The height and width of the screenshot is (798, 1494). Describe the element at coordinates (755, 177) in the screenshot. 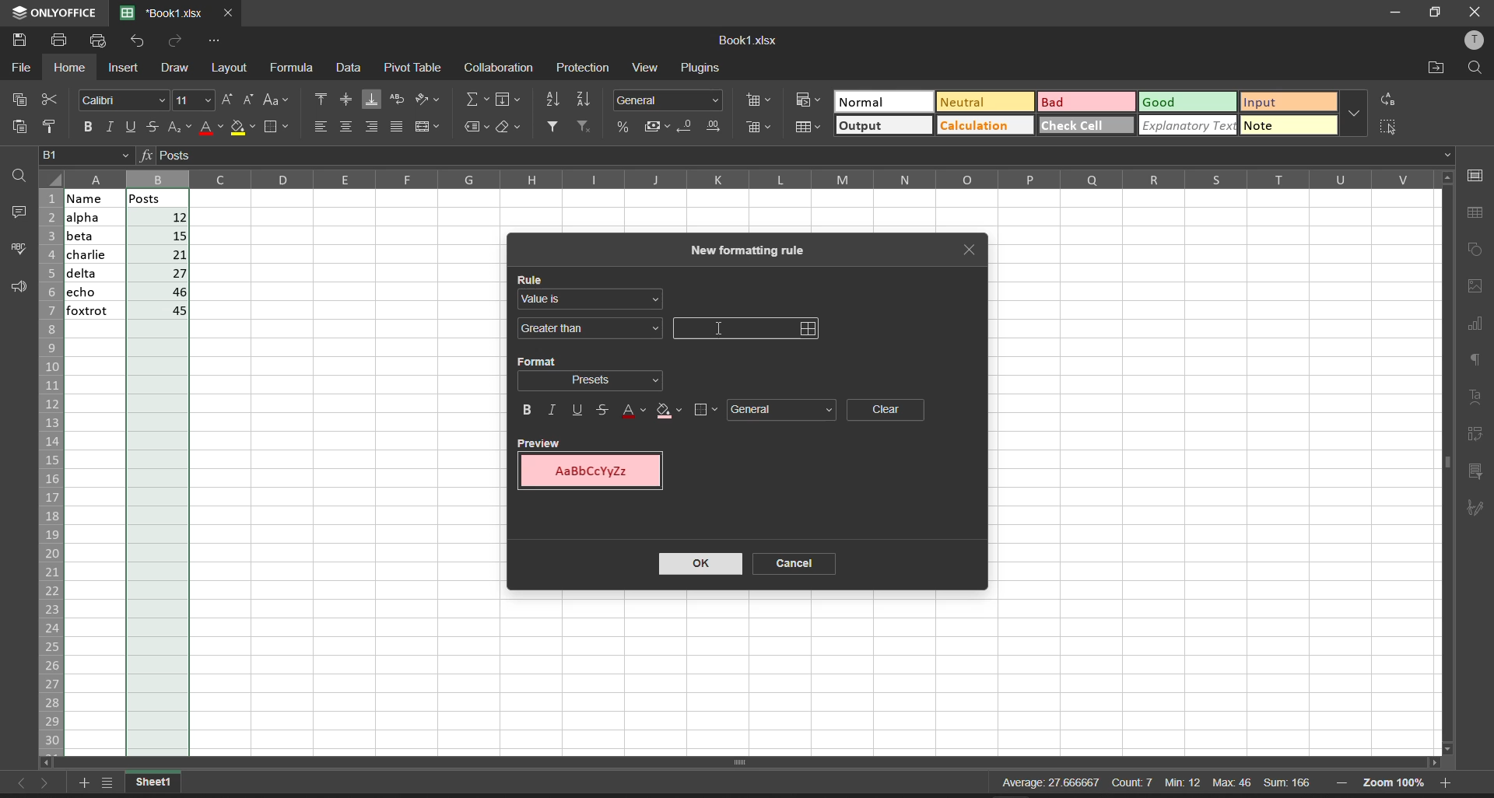

I see `column name` at that location.